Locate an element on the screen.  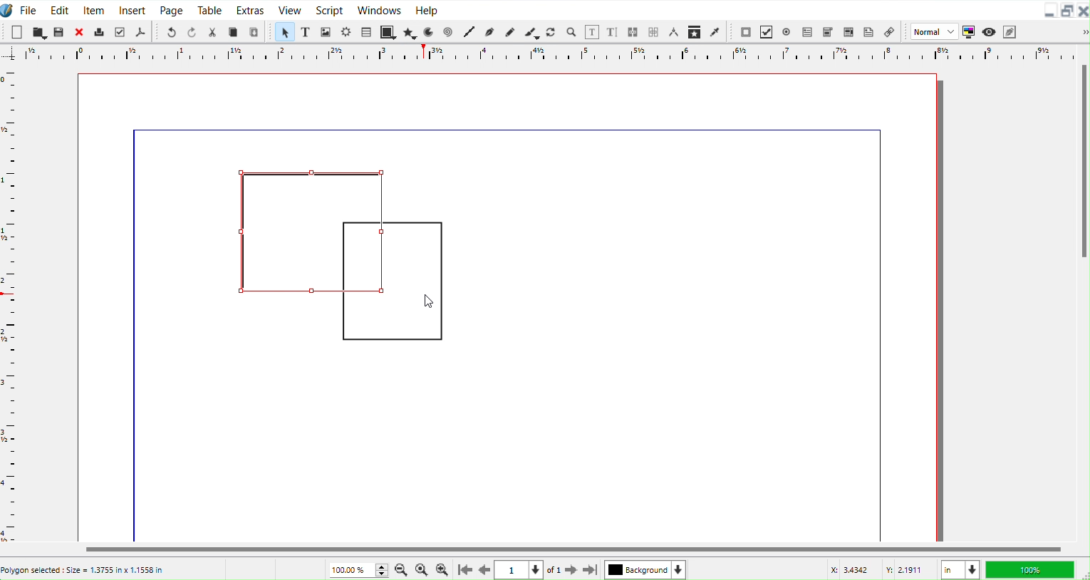
Vertical Scale is located at coordinates (536, 55).